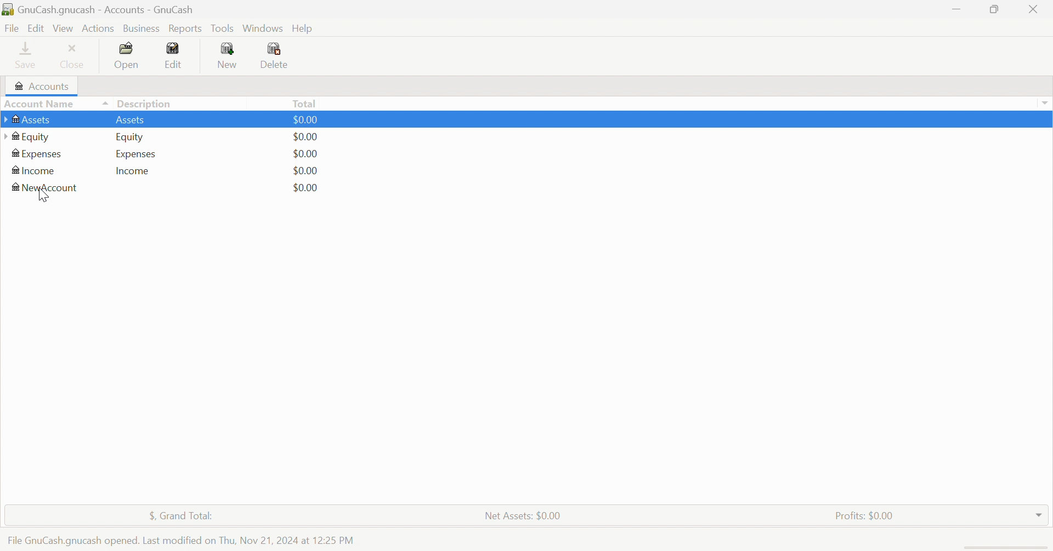 This screenshot has width=1053, height=551. Describe the element at coordinates (303, 171) in the screenshot. I see `$0.00` at that location.